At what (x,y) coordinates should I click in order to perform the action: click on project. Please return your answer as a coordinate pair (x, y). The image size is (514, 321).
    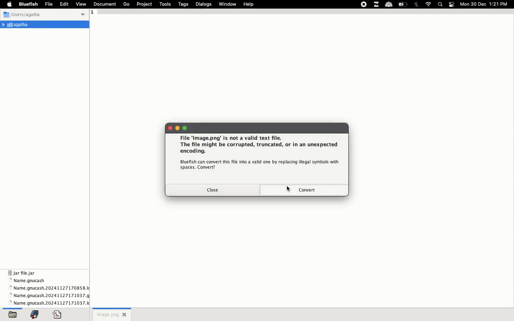
    Looking at the image, I should click on (145, 4).